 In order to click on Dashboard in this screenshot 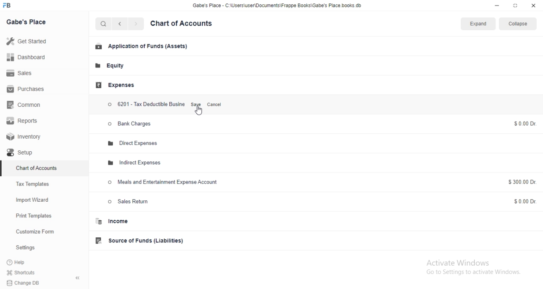, I will do `click(27, 58)`.